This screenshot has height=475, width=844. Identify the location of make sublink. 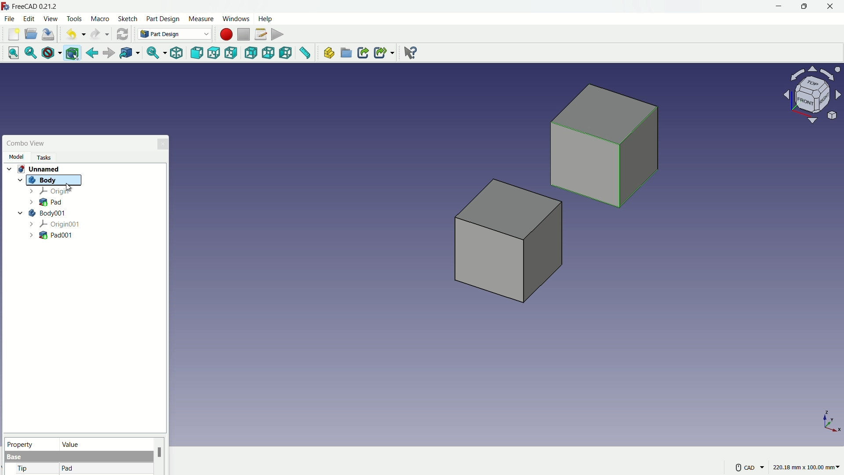
(384, 53).